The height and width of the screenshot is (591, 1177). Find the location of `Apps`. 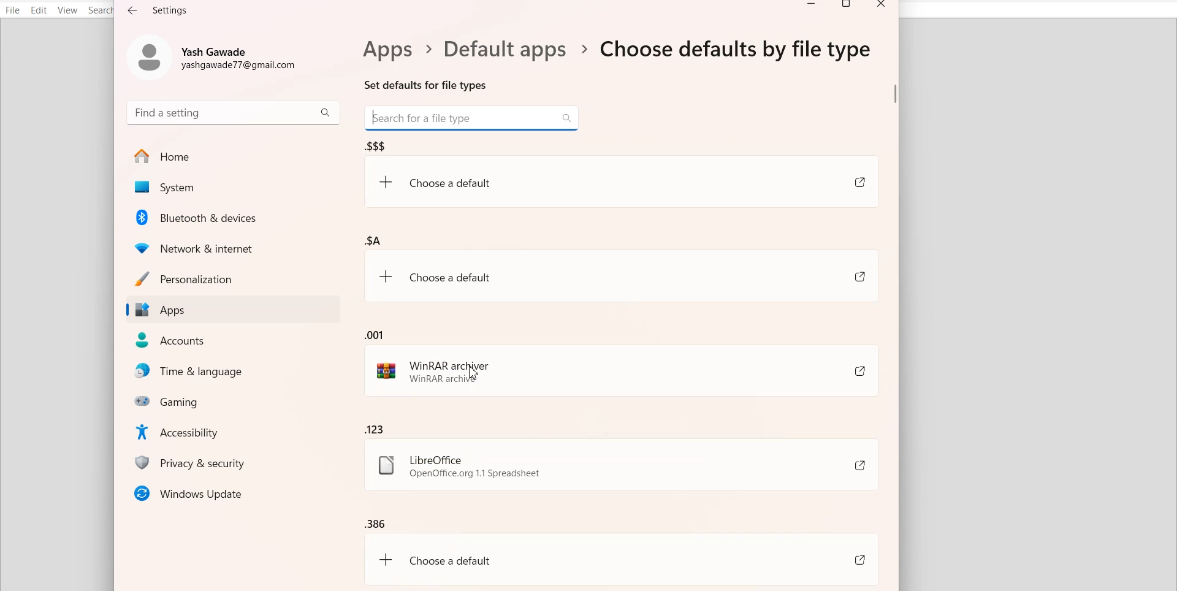

Apps is located at coordinates (232, 310).